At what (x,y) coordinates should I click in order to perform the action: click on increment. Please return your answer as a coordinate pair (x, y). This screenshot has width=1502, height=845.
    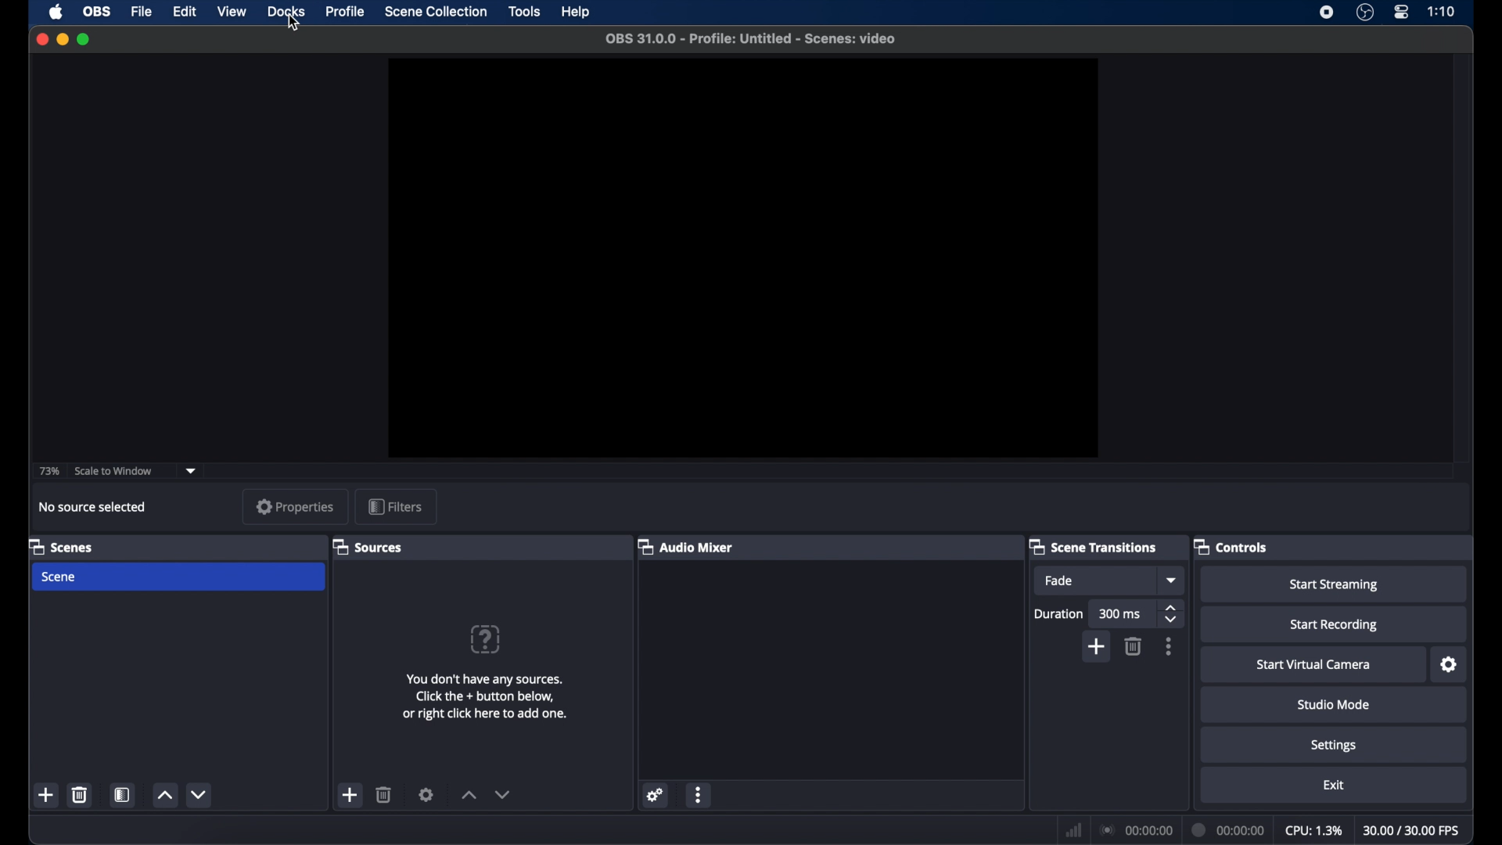
    Looking at the image, I should click on (163, 796).